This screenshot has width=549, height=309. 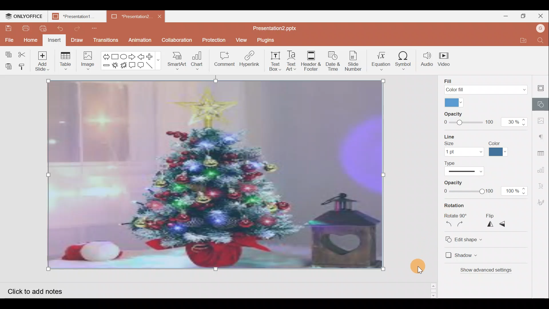 I want to click on Plus, so click(x=152, y=57).